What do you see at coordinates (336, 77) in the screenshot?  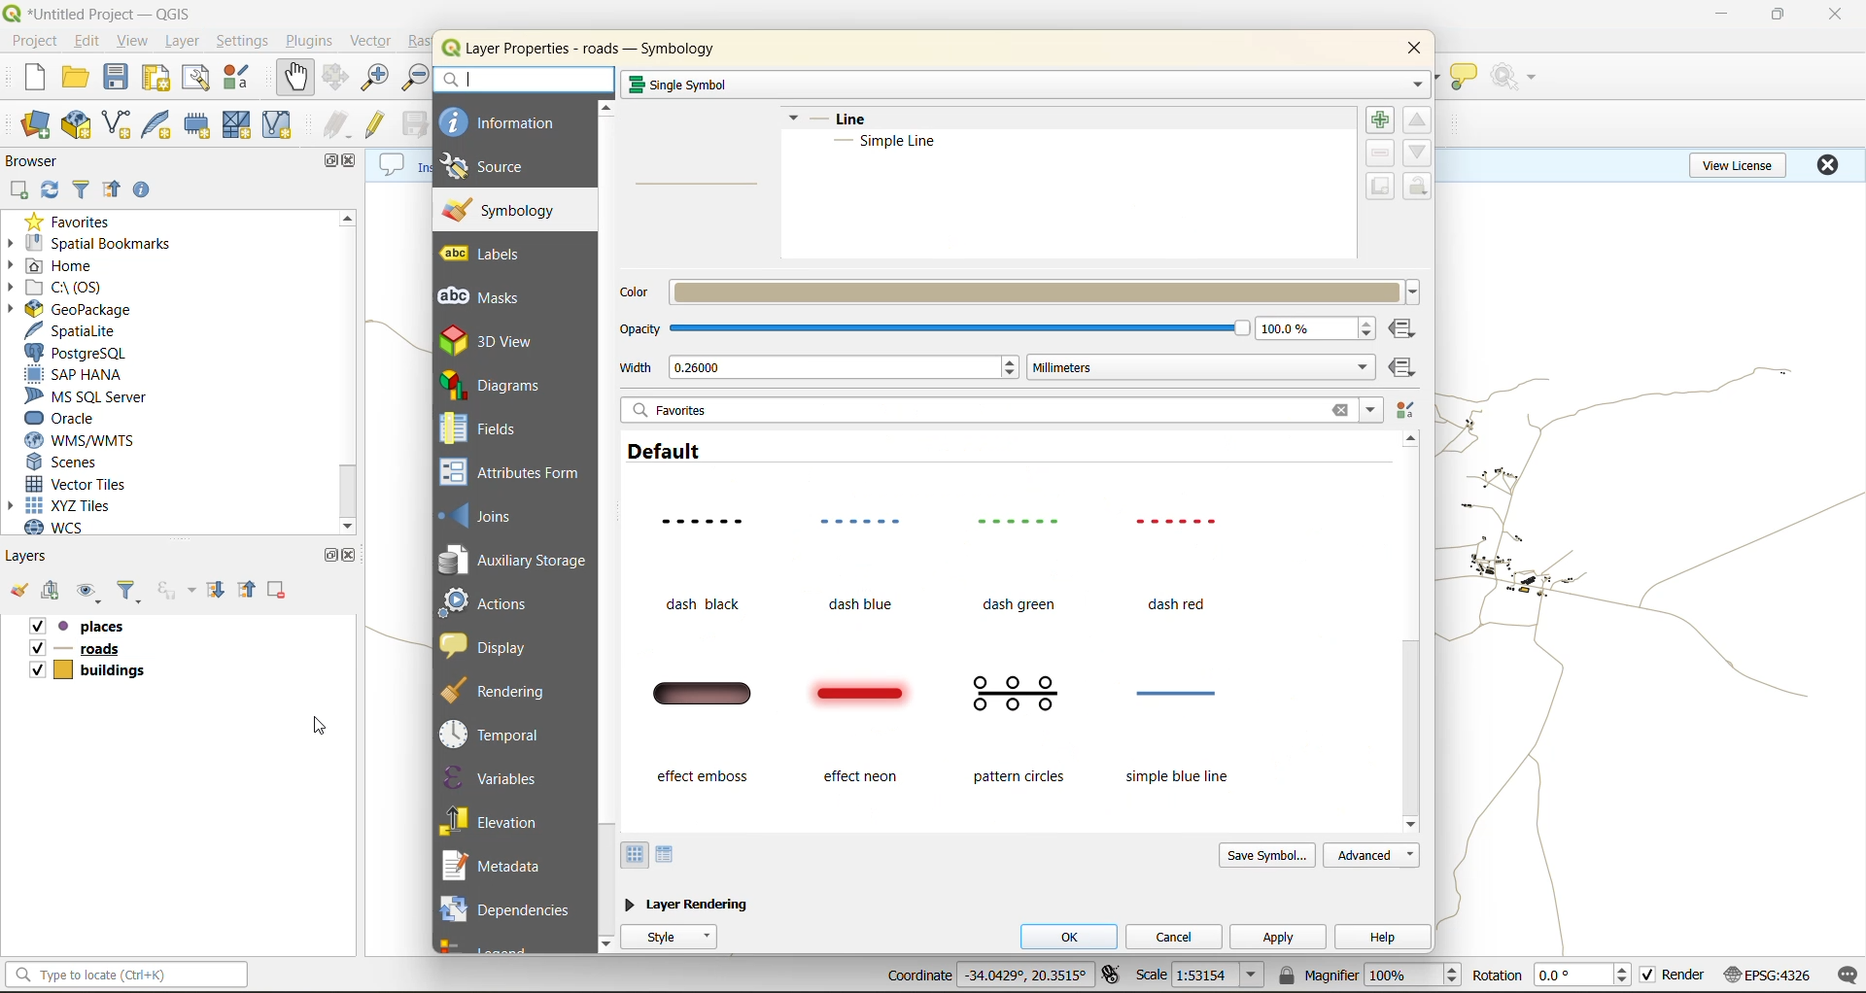 I see `pan selection` at bounding box center [336, 77].